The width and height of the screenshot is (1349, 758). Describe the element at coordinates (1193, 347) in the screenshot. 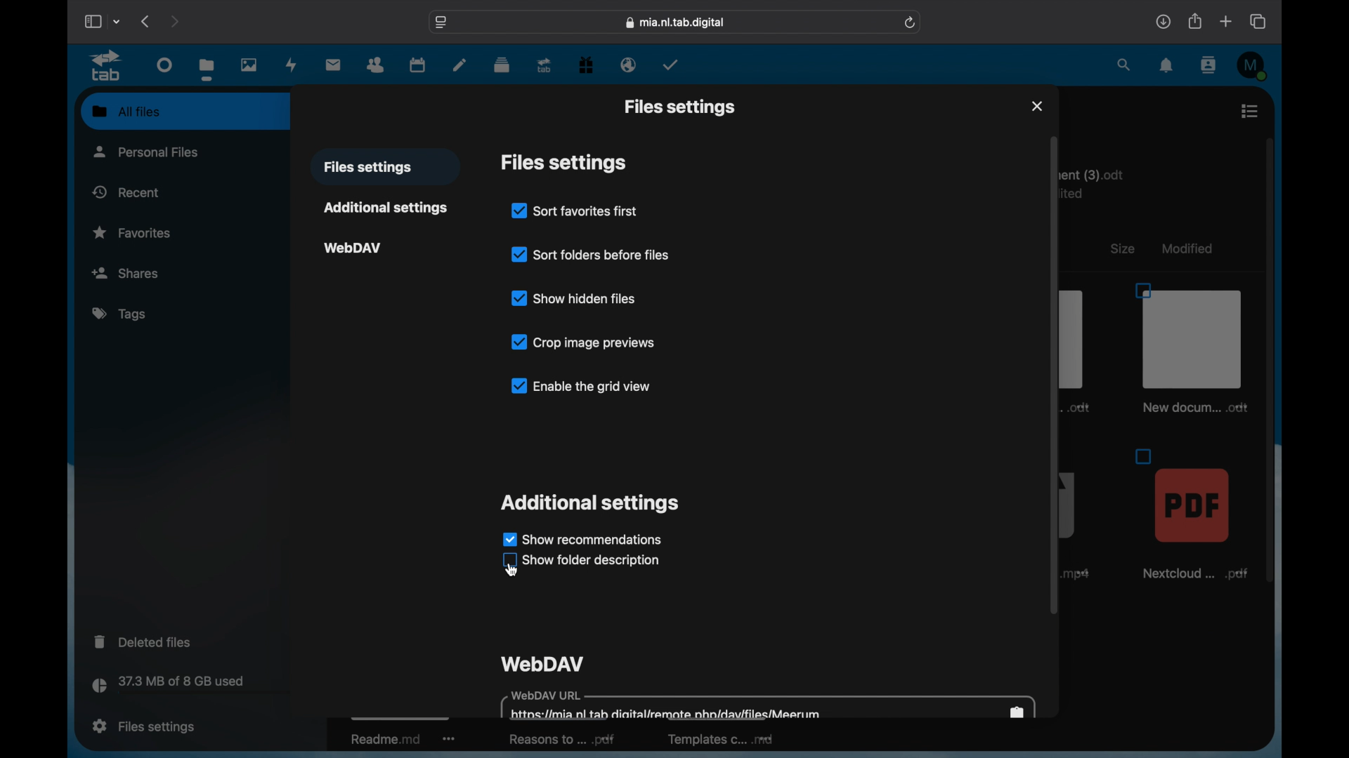

I see `file` at that location.